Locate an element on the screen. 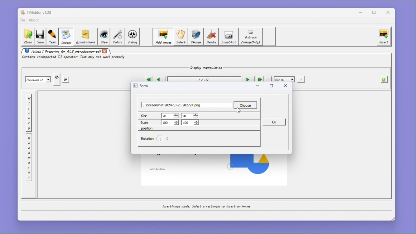 Image resolution: width=416 pixels, height=234 pixels. - is located at coordinates (269, 79).